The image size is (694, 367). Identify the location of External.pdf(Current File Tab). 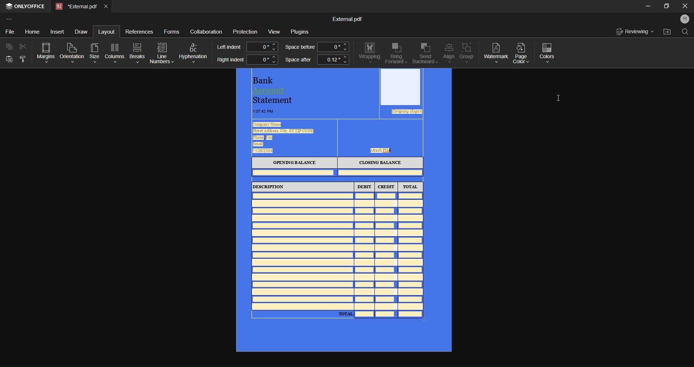
(76, 7).